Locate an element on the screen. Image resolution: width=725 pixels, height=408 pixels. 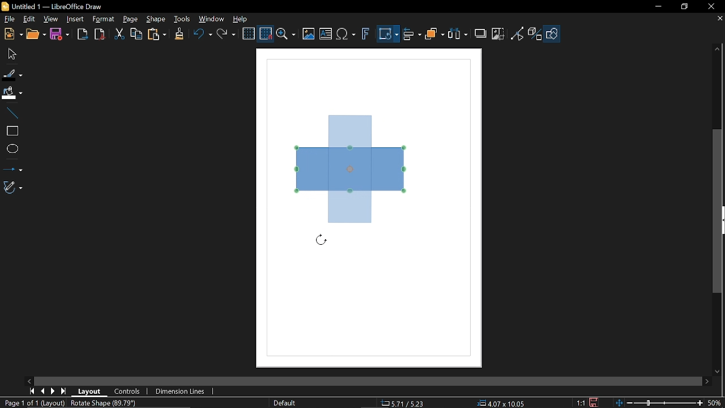
Ellipse is located at coordinates (12, 150).